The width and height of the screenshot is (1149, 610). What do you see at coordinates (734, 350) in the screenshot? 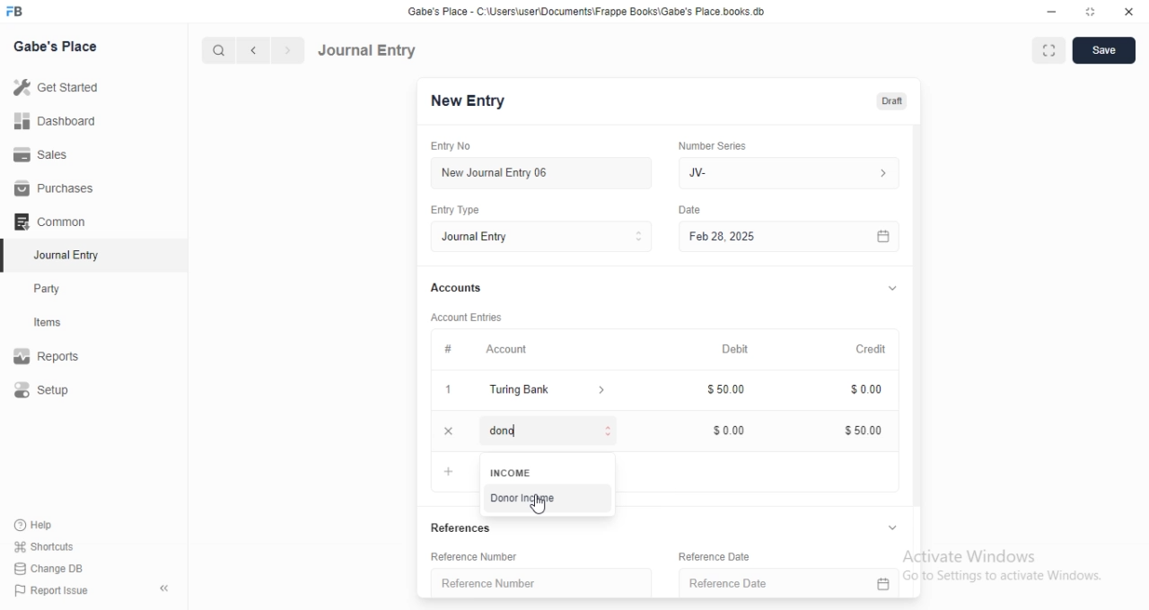
I see `Debit` at bounding box center [734, 350].